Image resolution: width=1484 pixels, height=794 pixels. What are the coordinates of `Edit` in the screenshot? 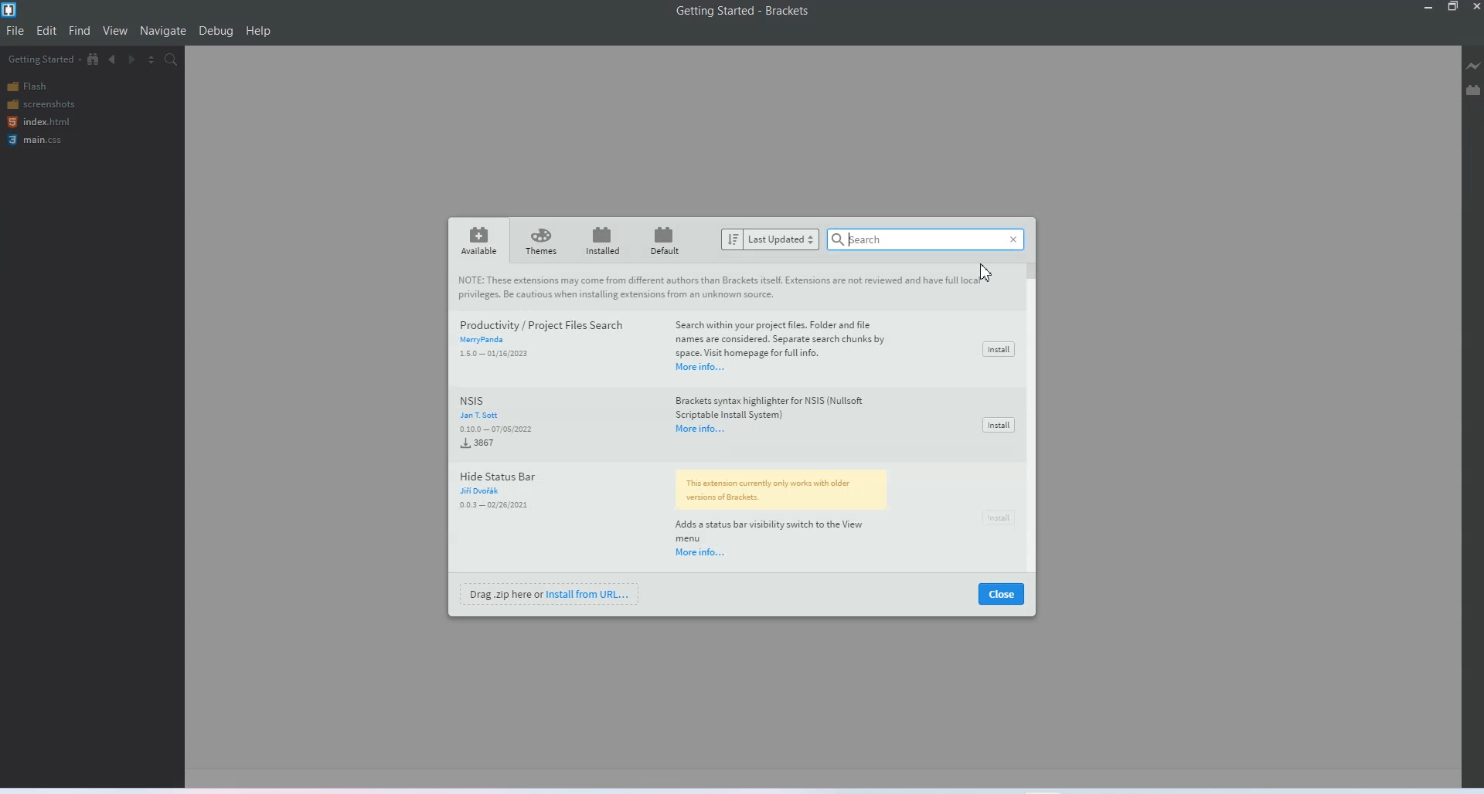 It's located at (48, 31).